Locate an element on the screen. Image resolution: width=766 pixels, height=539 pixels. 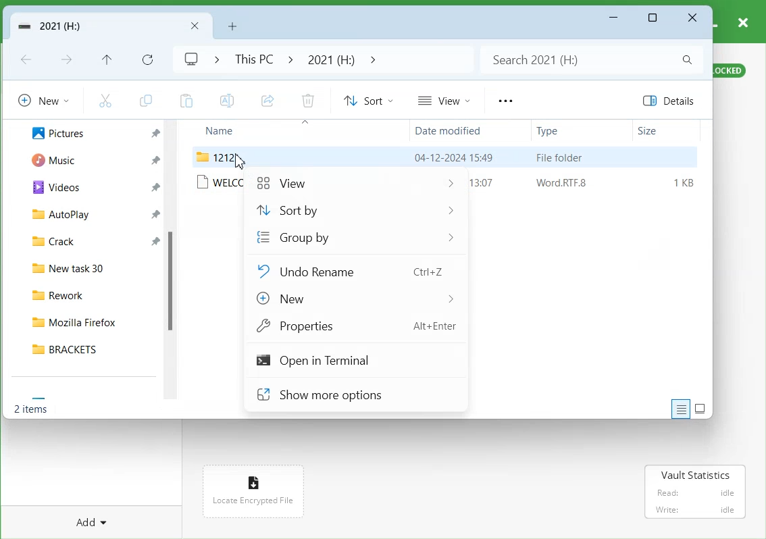
Details is located at coordinates (672, 101).